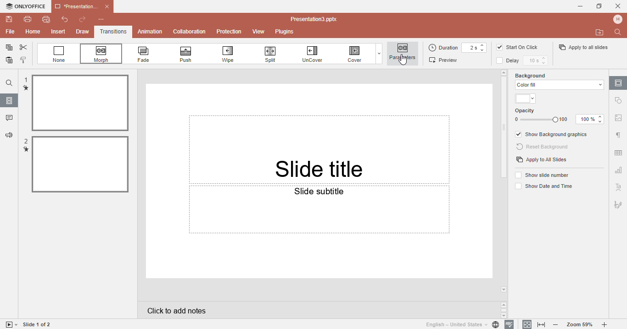 The height and width of the screenshot is (329, 627). What do you see at coordinates (577, 6) in the screenshot?
I see `Minimise` at bounding box center [577, 6].